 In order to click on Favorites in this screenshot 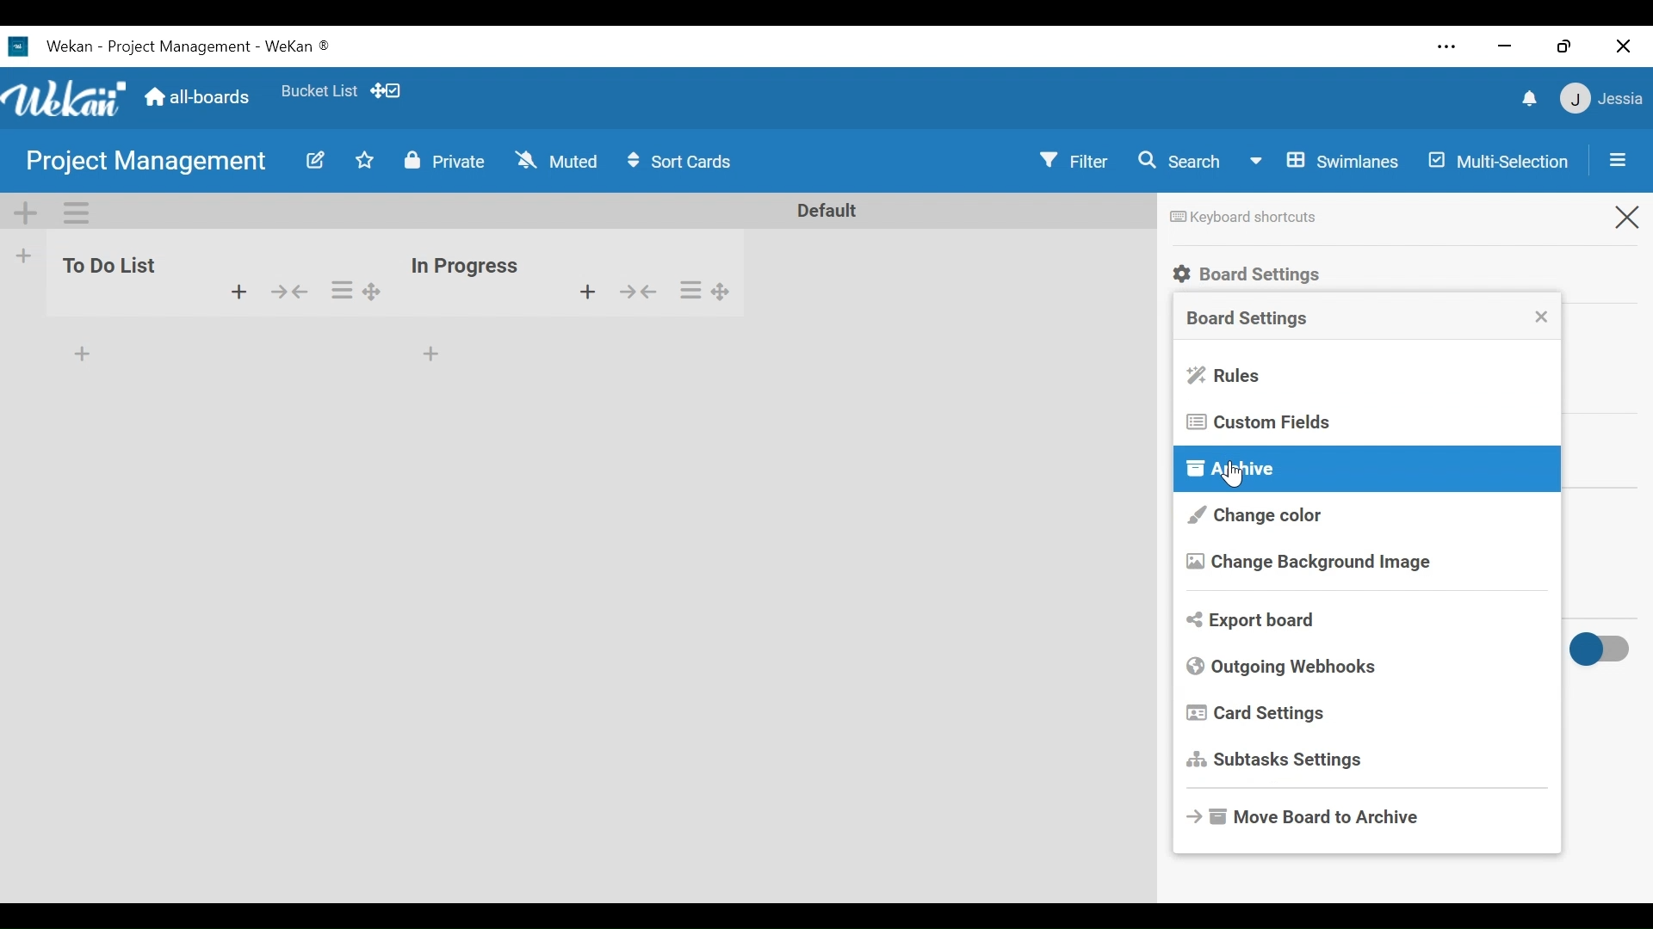, I will do `click(321, 93)`.